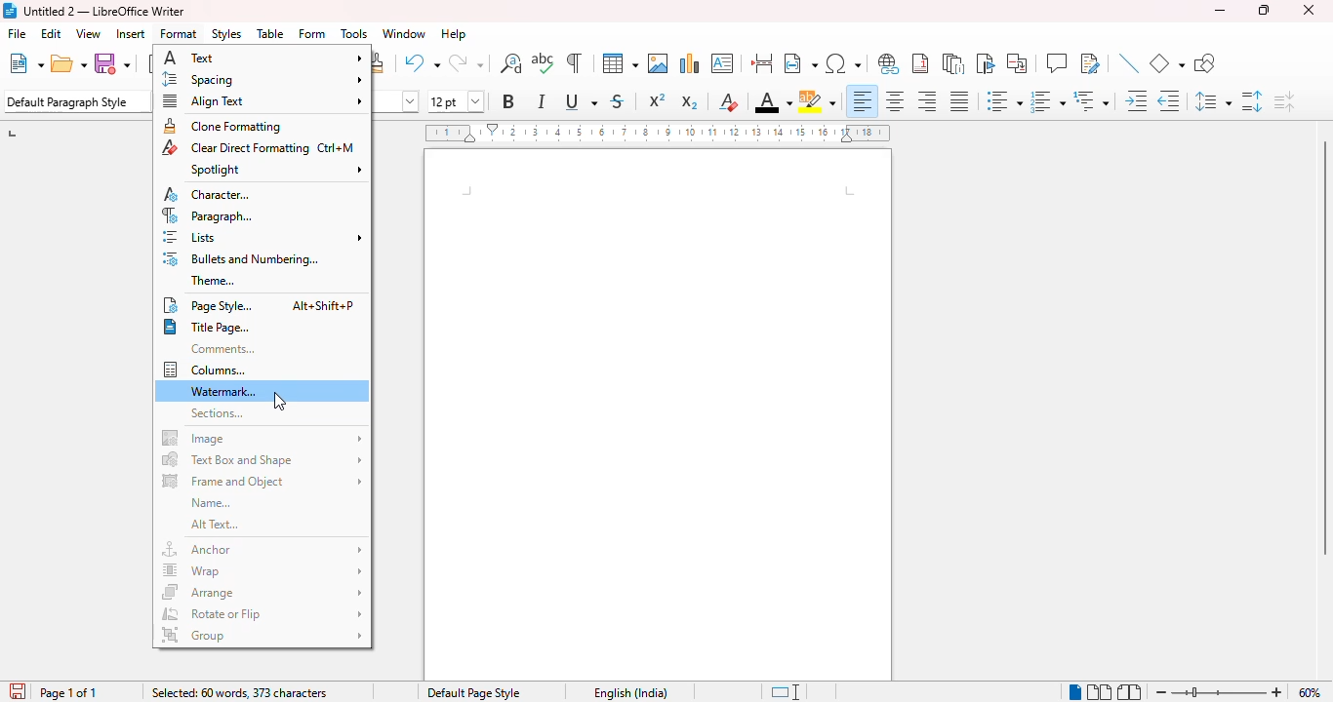  I want to click on insert text box, so click(722, 63).